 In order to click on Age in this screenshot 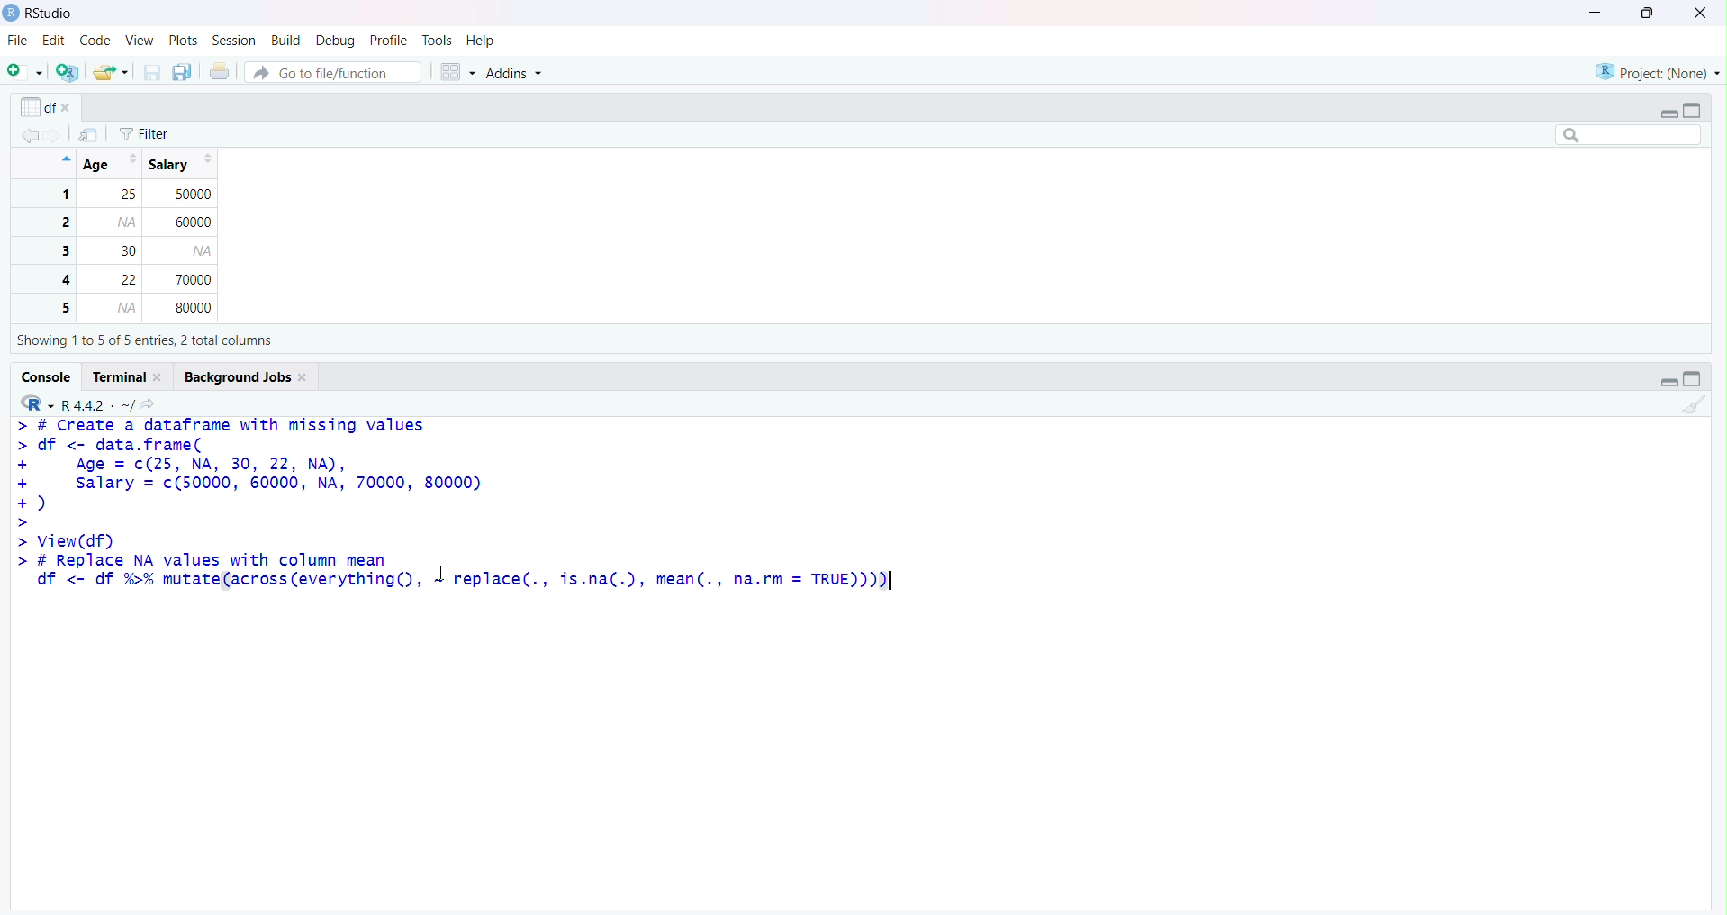, I will do `click(110, 165)`.